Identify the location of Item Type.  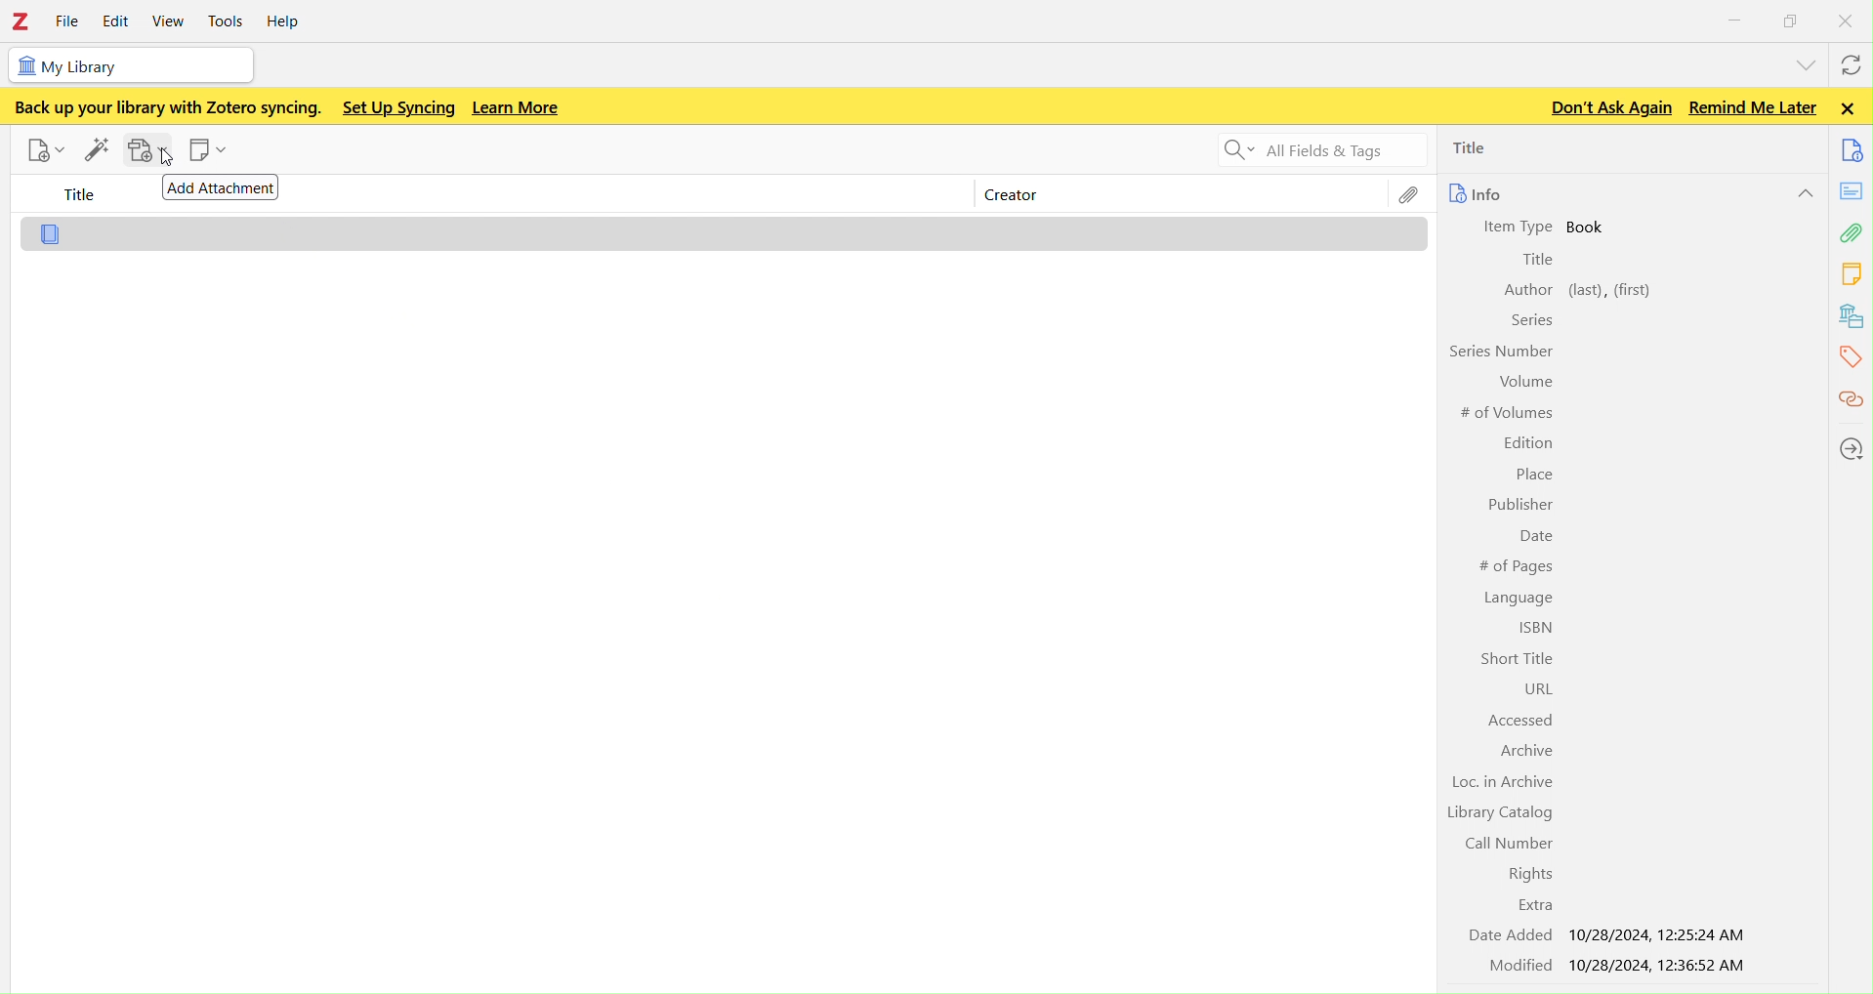
(1519, 227).